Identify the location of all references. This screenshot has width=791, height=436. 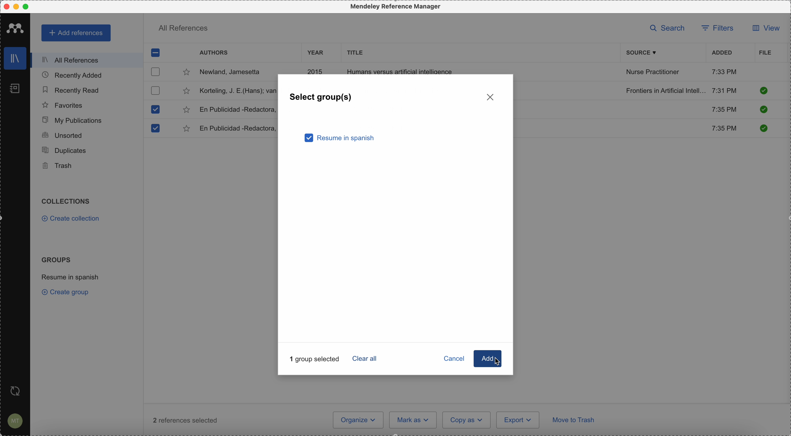
(85, 60).